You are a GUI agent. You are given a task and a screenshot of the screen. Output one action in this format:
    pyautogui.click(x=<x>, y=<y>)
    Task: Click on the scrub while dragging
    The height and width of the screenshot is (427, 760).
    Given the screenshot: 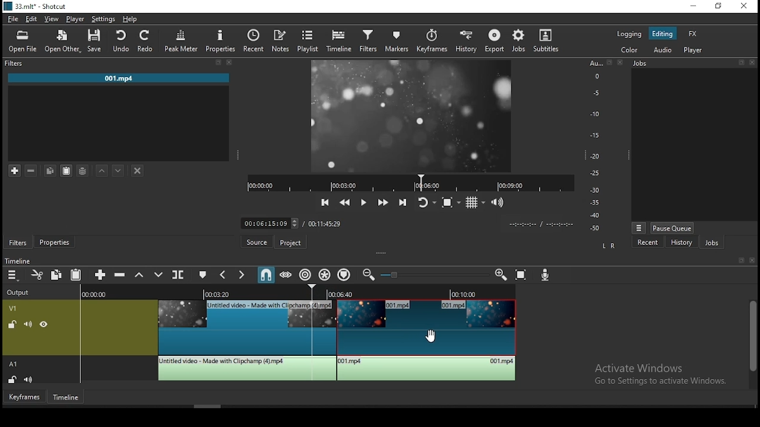 What is the action you would take?
    pyautogui.click(x=285, y=275)
    